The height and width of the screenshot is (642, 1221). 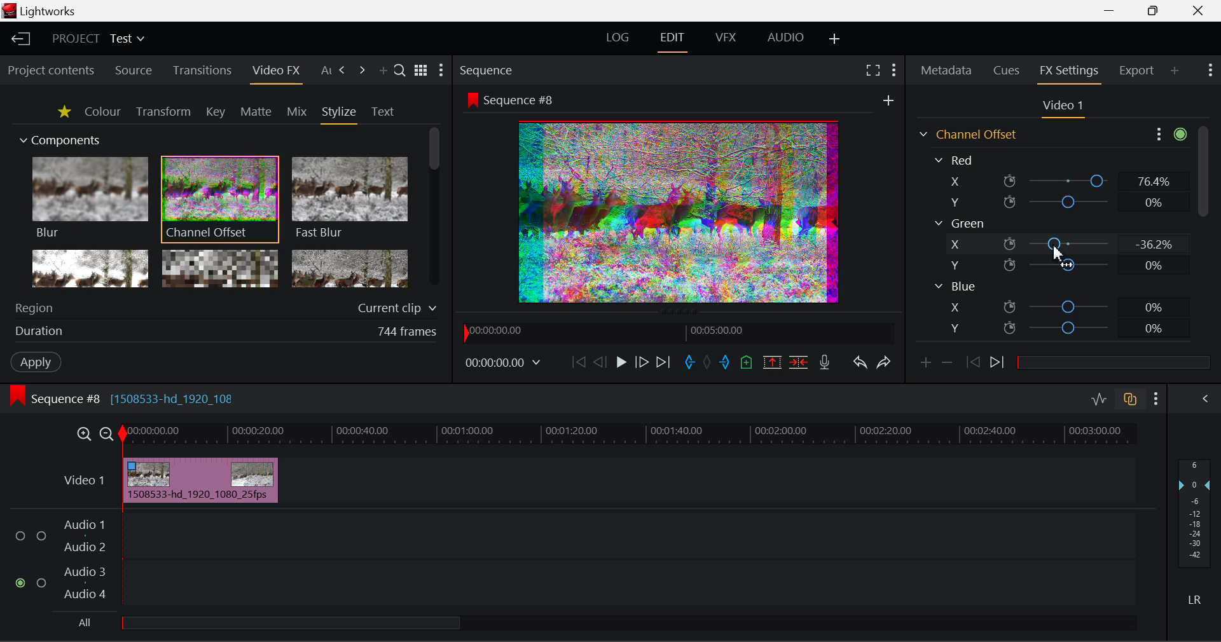 I want to click on Previous keyframe, so click(x=974, y=363).